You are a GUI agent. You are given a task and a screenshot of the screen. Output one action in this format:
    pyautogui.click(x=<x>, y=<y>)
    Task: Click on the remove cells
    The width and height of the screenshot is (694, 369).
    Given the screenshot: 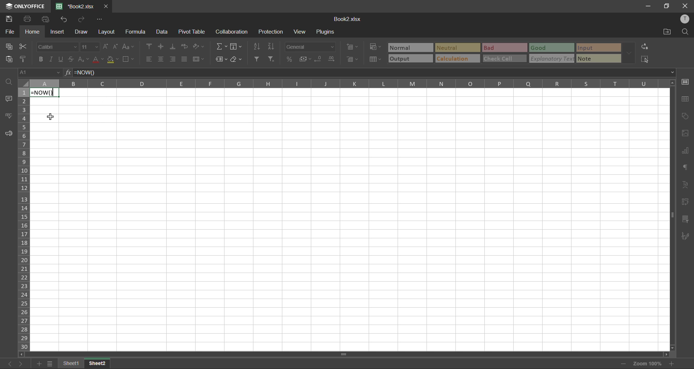 What is the action you would take?
    pyautogui.click(x=355, y=60)
    